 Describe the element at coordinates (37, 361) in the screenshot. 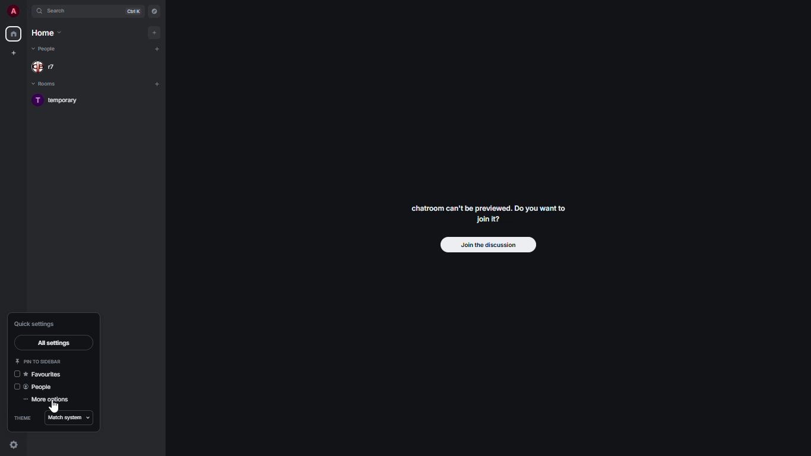

I see `pin to sidebar` at that location.